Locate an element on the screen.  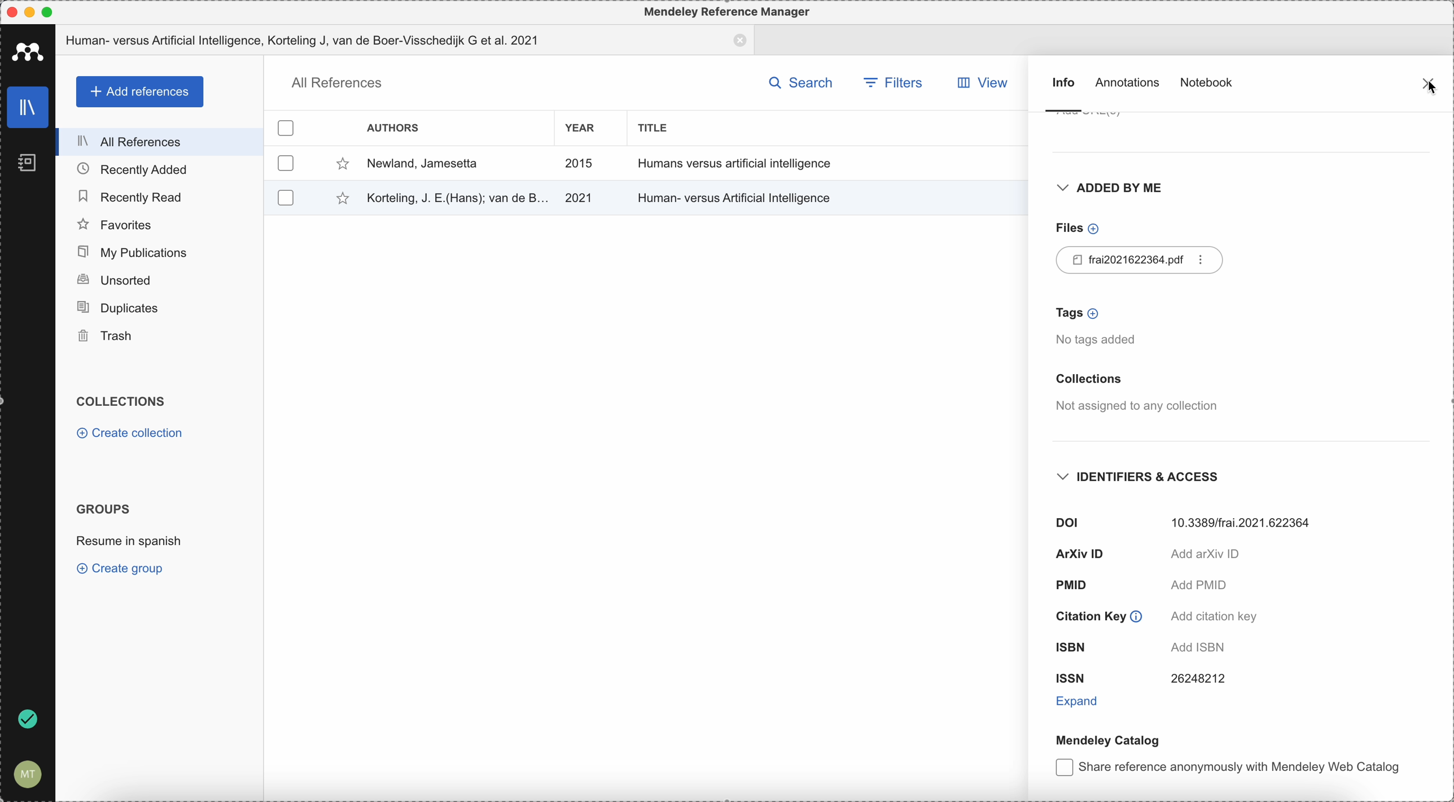
search is located at coordinates (801, 81).